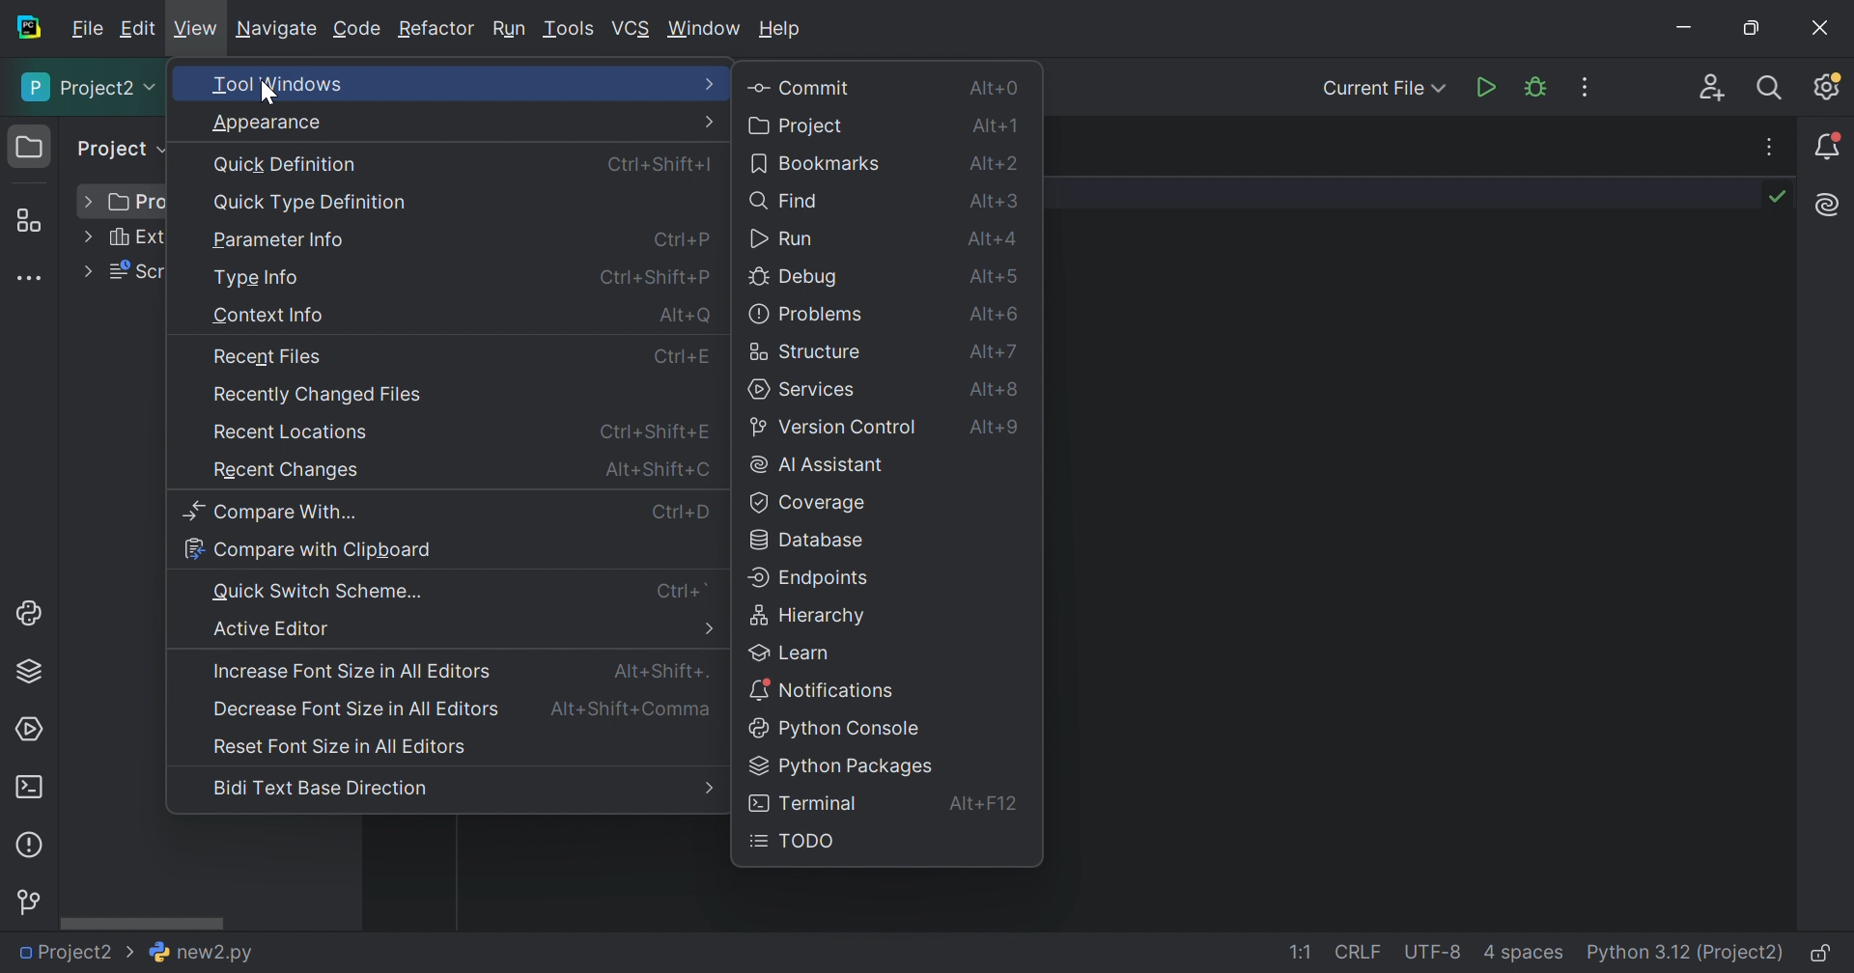 The height and width of the screenshot is (973, 1854). Describe the element at coordinates (30, 148) in the screenshot. I see `Project icon` at that location.